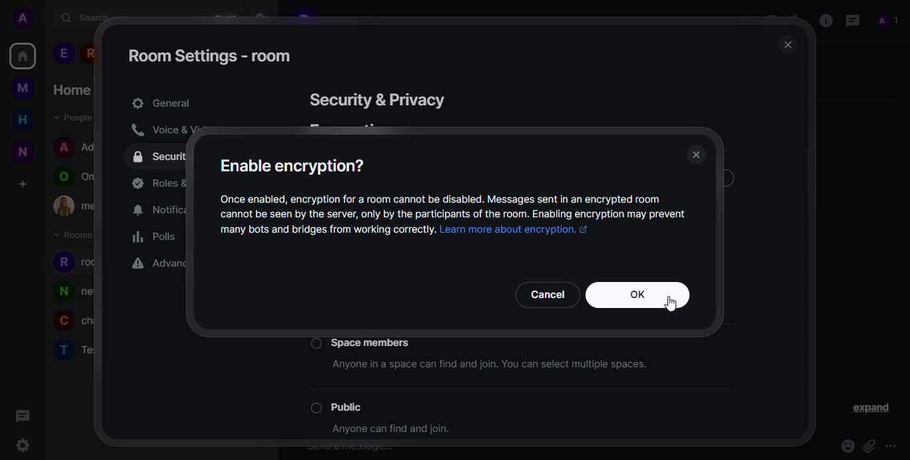  What do you see at coordinates (23, 55) in the screenshot?
I see `home` at bounding box center [23, 55].